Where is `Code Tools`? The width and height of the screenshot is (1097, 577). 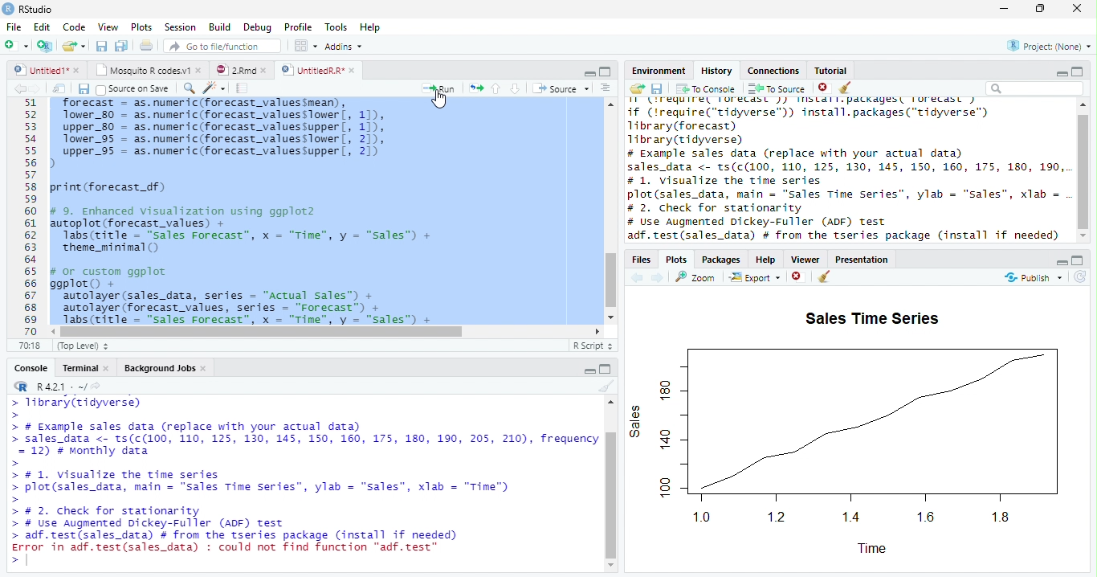 Code Tools is located at coordinates (211, 88).